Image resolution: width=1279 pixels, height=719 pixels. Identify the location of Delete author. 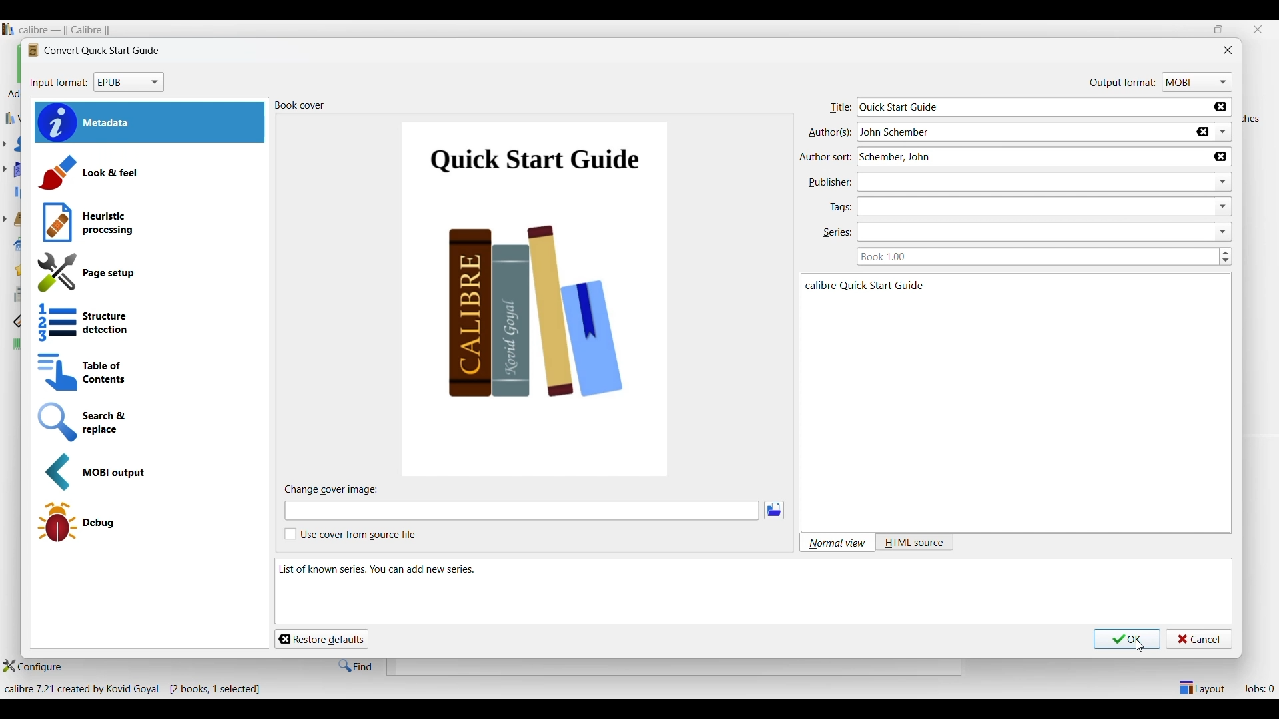
(1220, 156).